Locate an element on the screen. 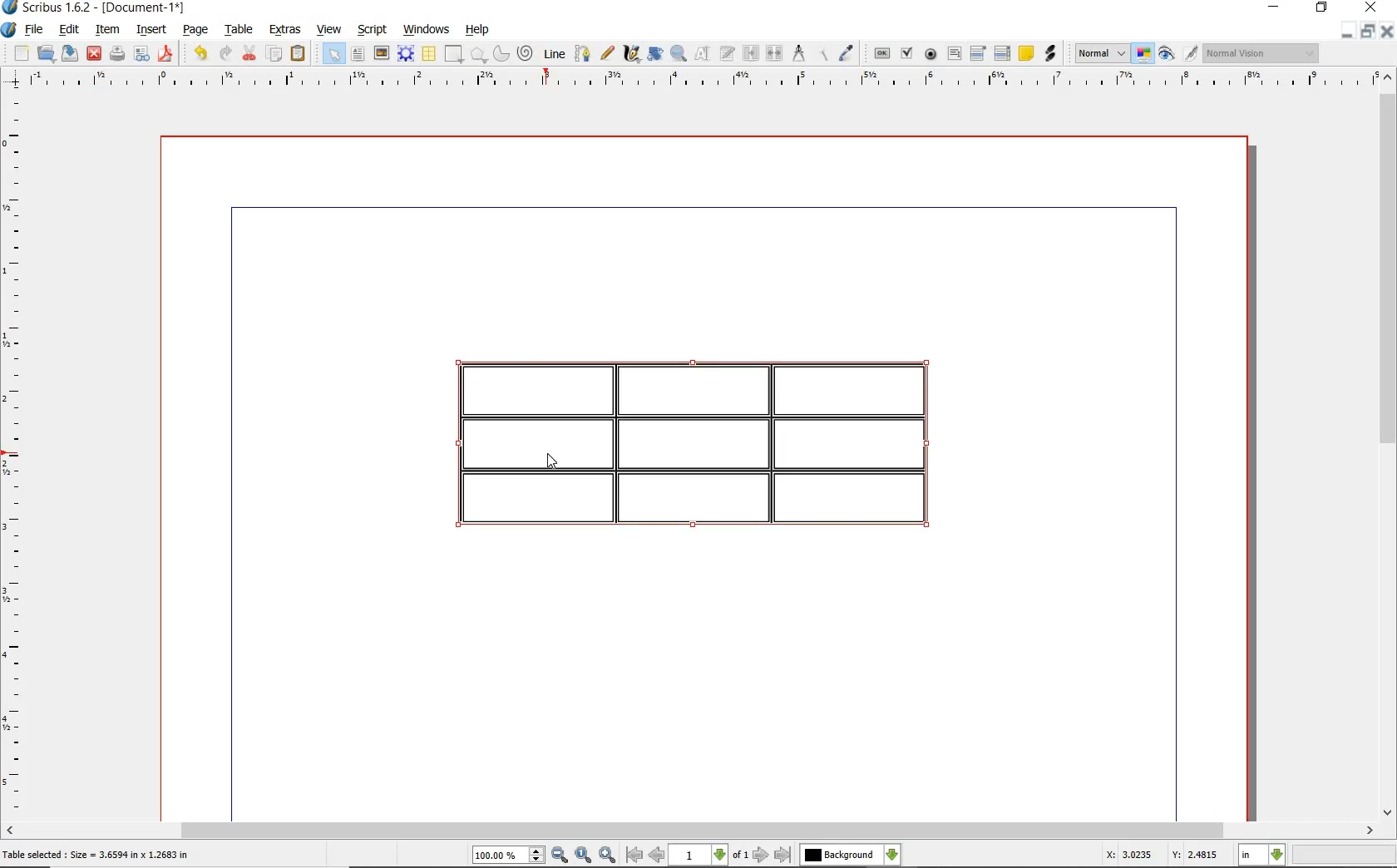  edit is located at coordinates (67, 29).